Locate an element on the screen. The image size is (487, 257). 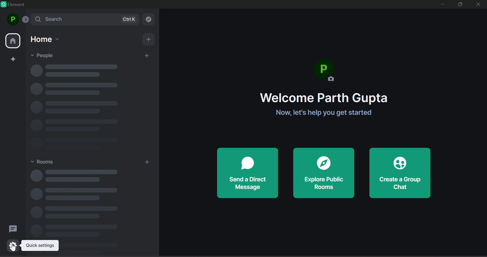
add is located at coordinates (147, 163).